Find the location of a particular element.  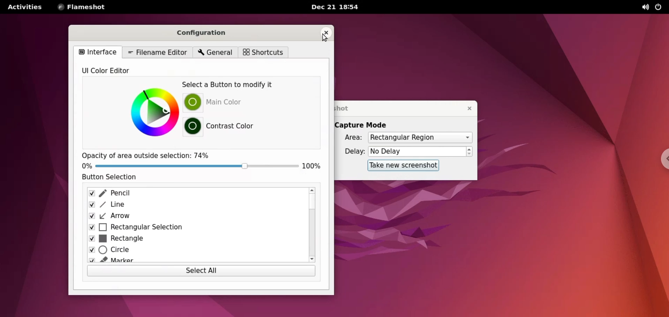

close is located at coordinates (467, 108).